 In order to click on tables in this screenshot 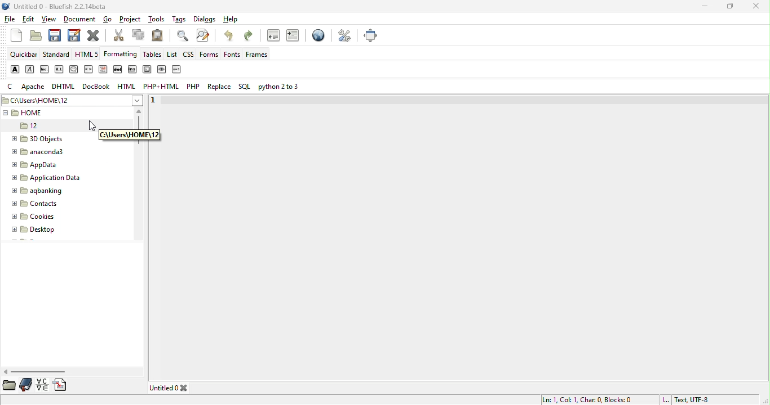, I will do `click(153, 55)`.